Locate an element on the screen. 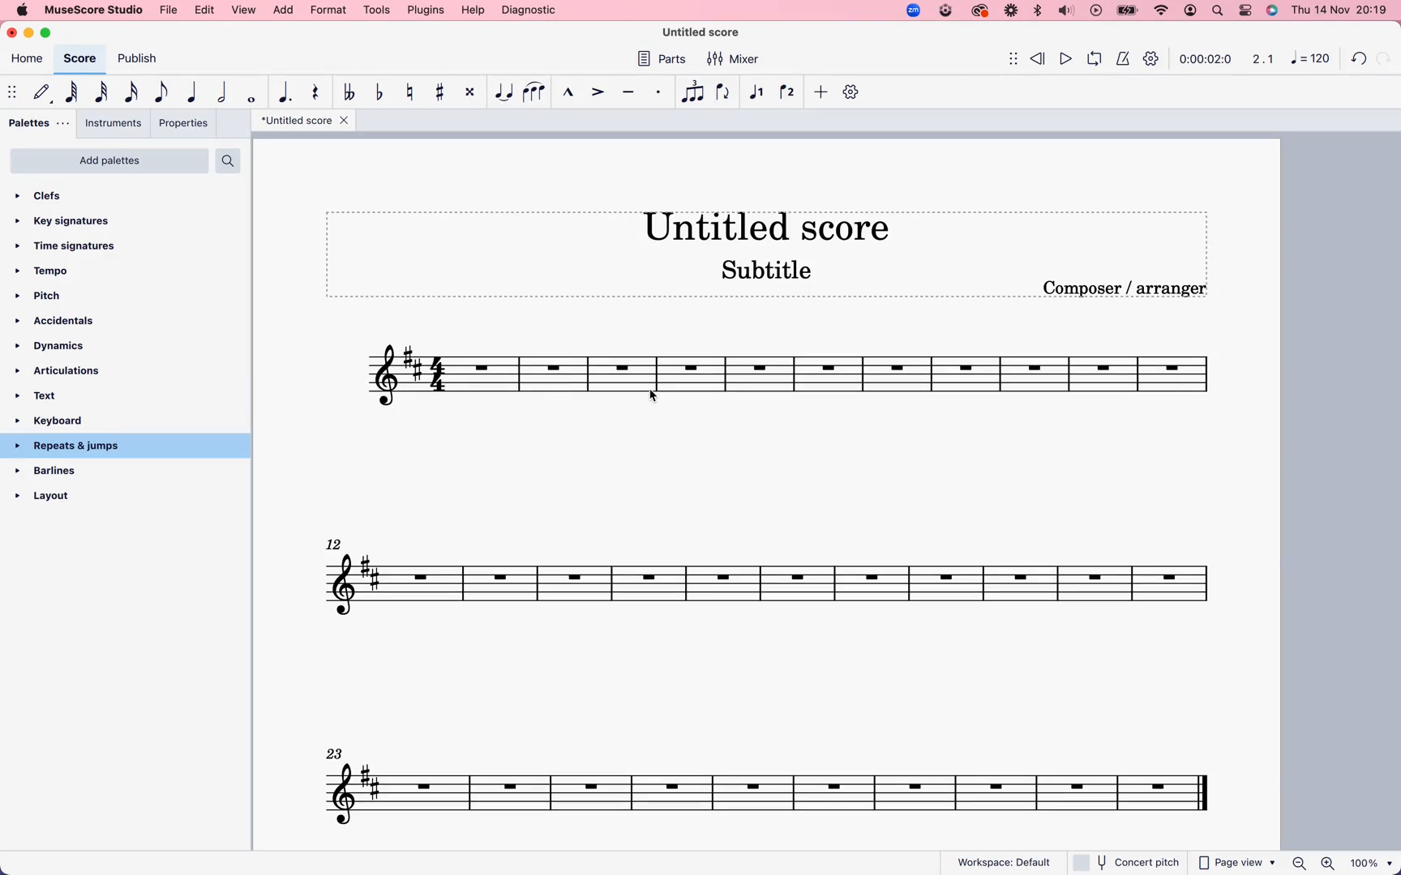 The image size is (1401, 875). pallets is located at coordinates (40, 122).